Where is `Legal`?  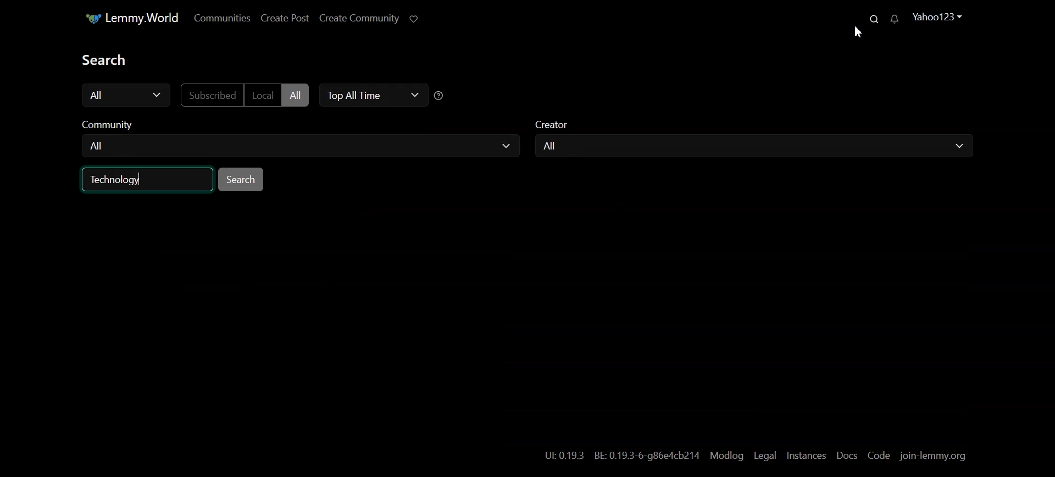 Legal is located at coordinates (764, 454).